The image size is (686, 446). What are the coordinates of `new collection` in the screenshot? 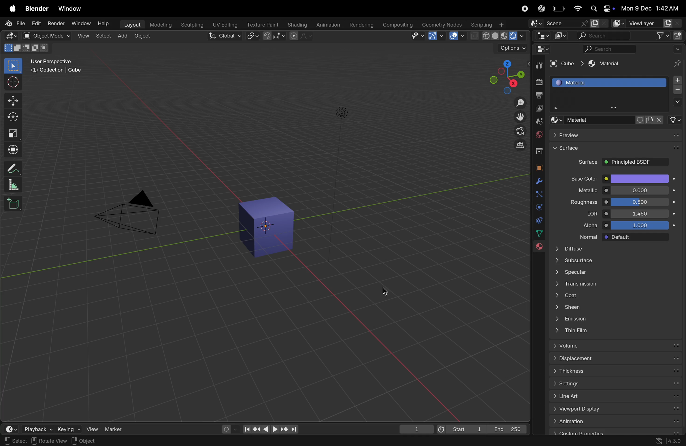 It's located at (679, 35).